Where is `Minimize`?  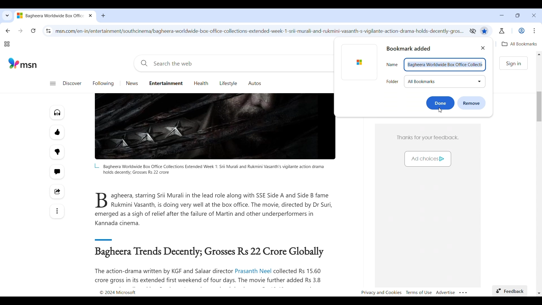
Minimize is located at coordinates (502, 15).